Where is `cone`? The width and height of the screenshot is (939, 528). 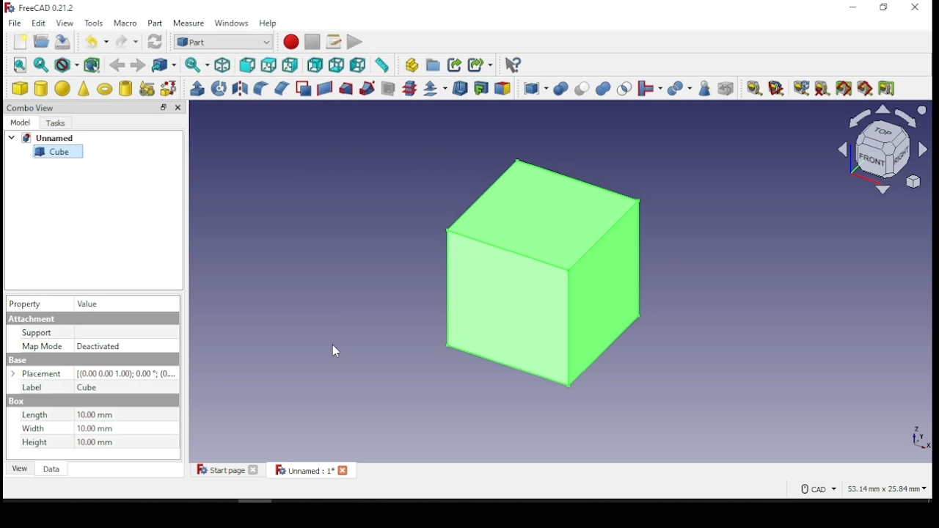 cone is located at coordinates (84, 88).